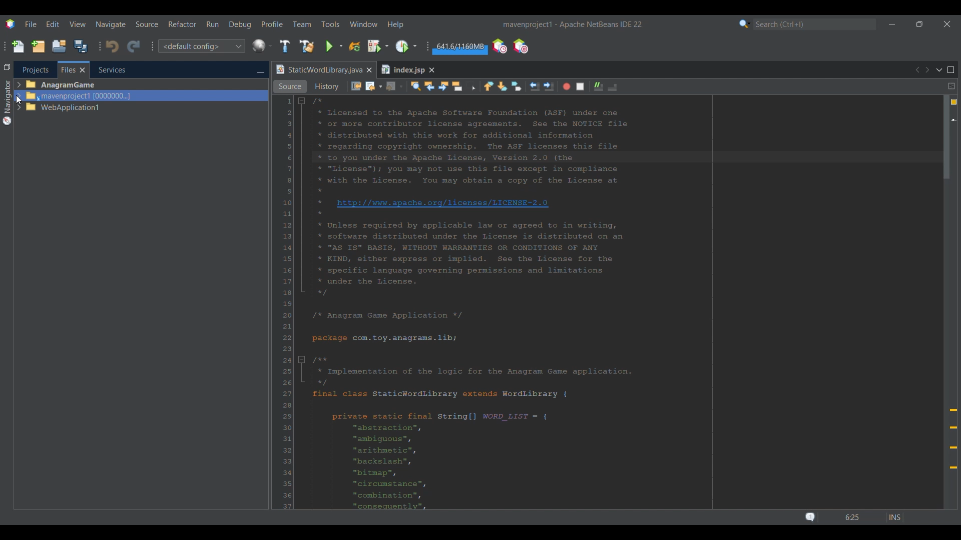 This screenshot has height=540, width=961. I want to click on Status bar details, so click(851, 517).